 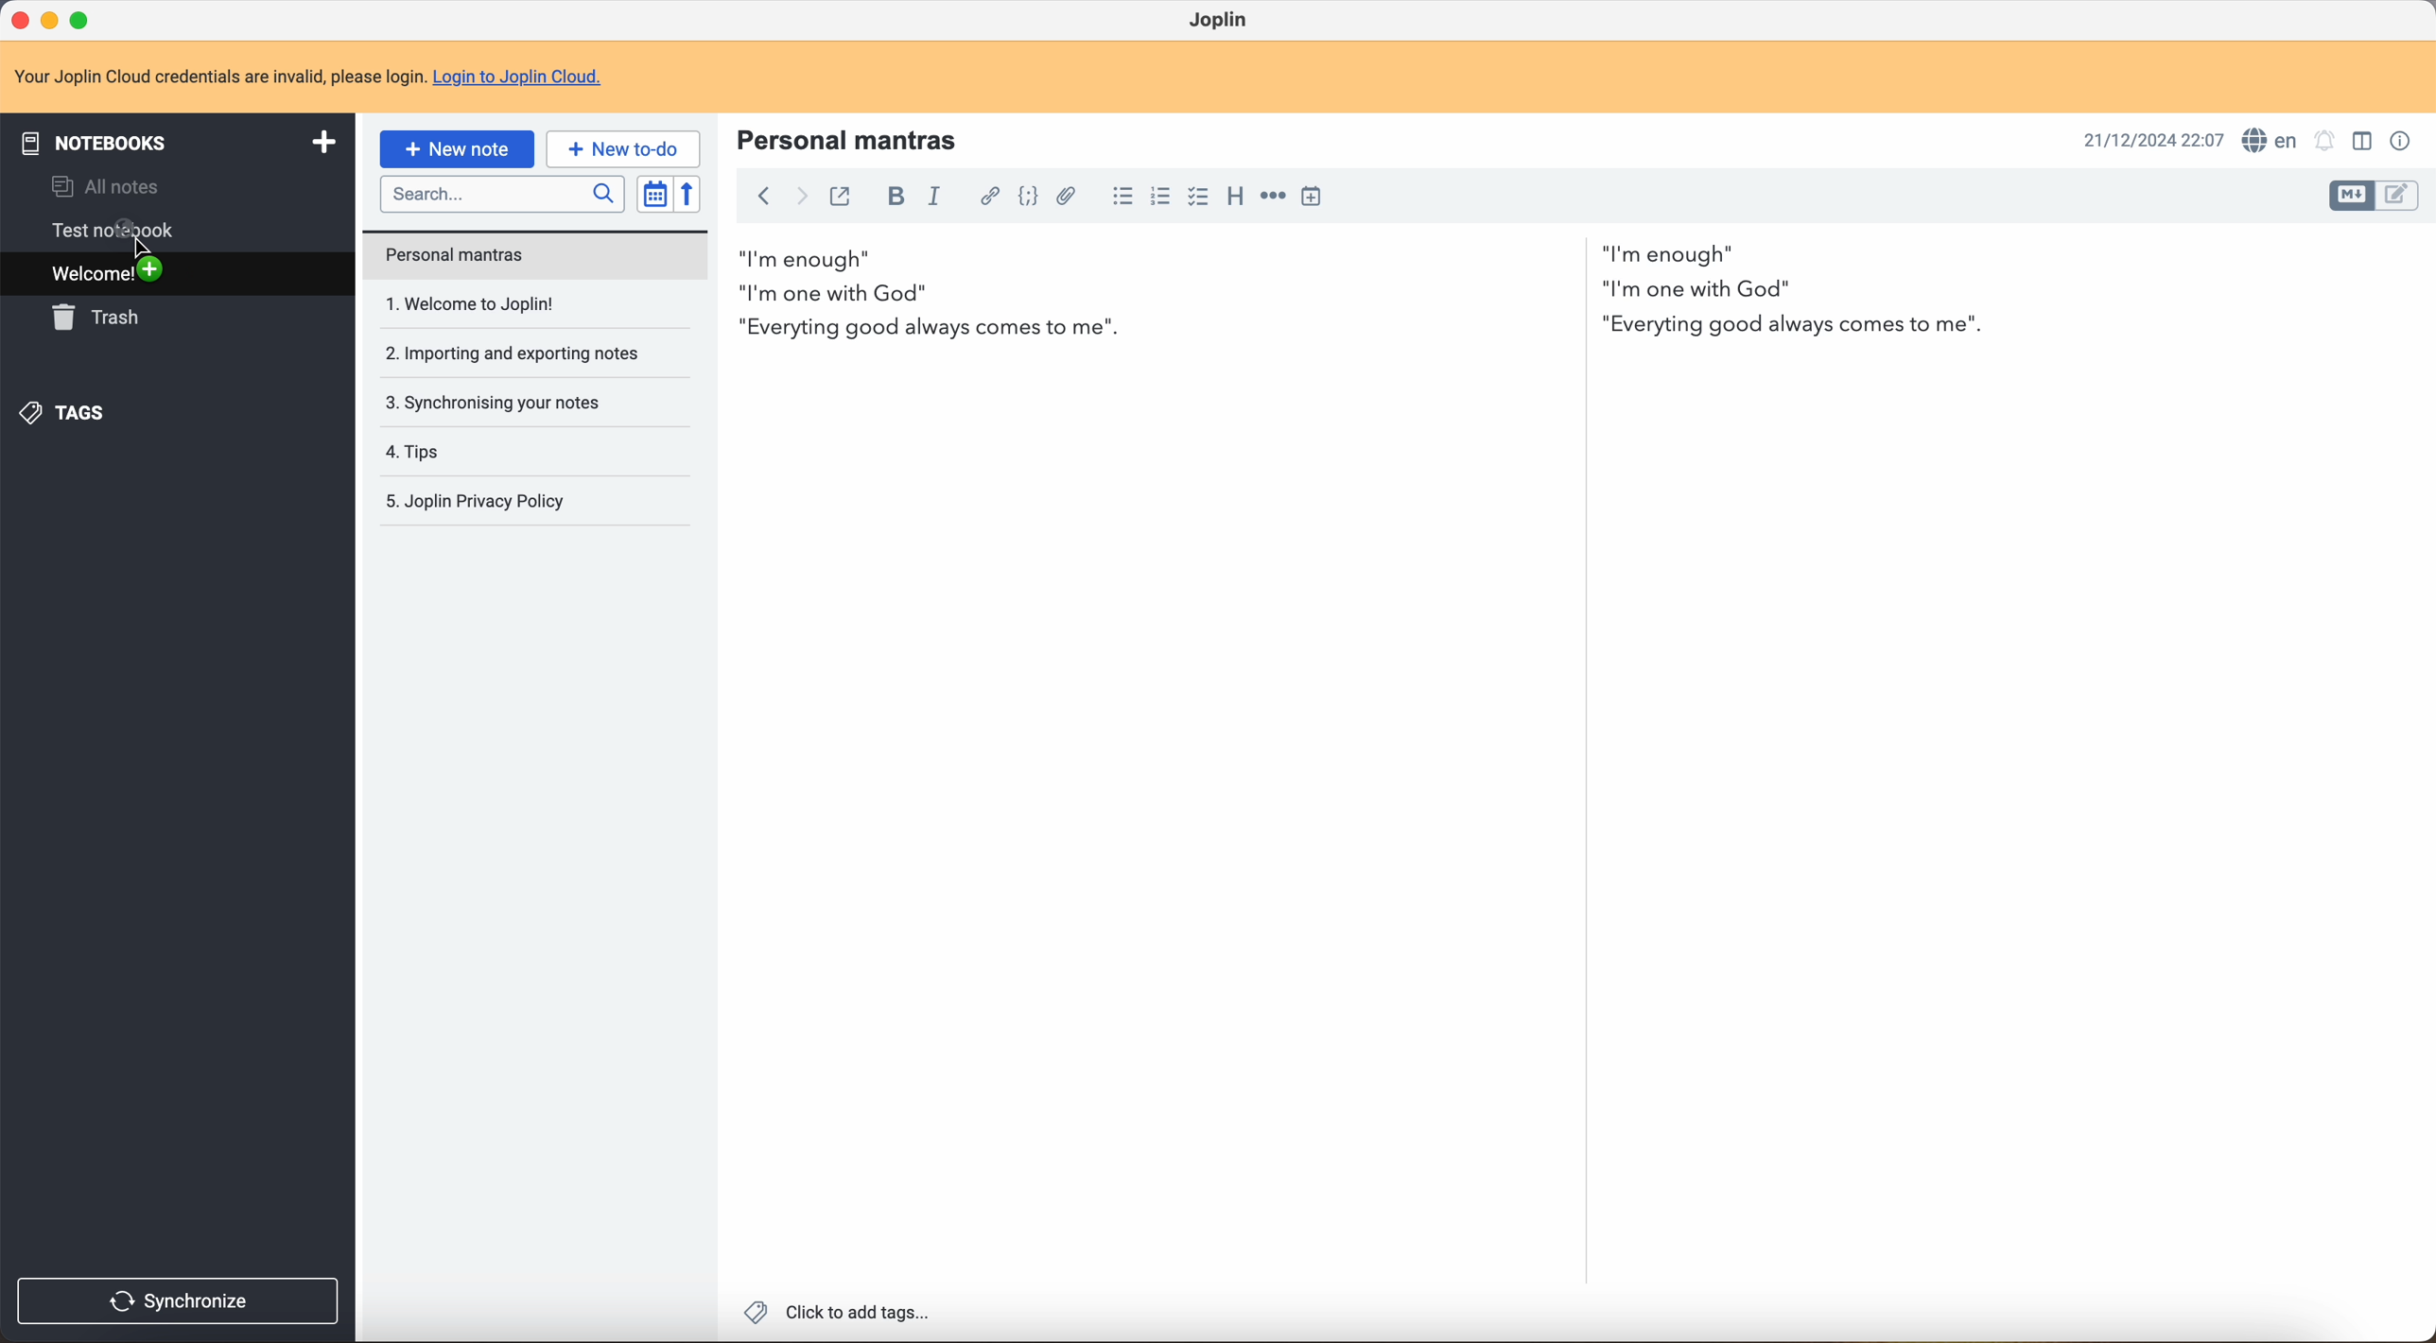 What do you see at coordinates (139, 250) in the screenshot?
I see `cursor` at bounding box center [139, 250].